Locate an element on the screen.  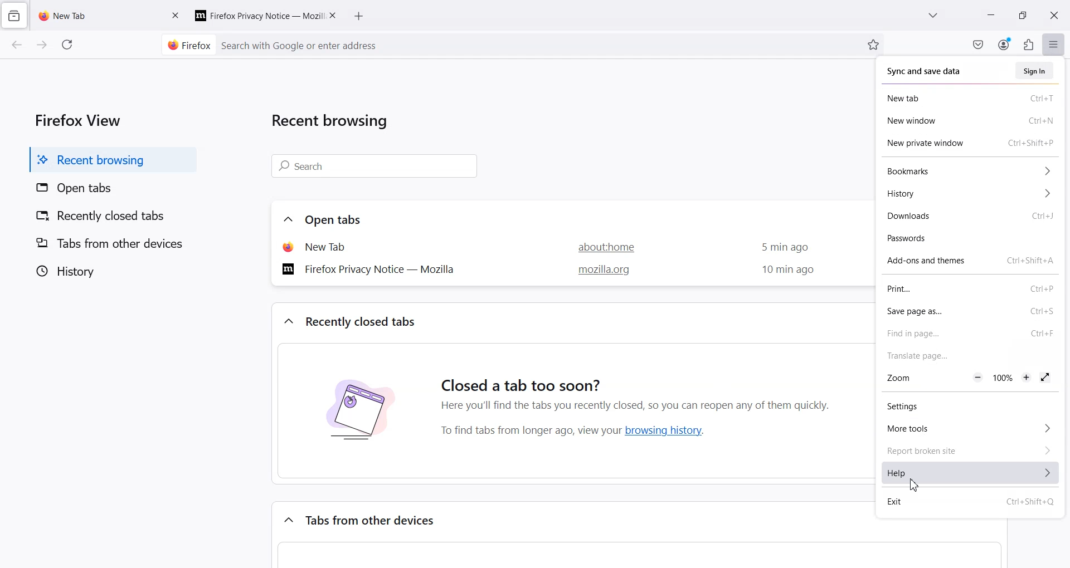
Exit is located at coordinates (971, 503).